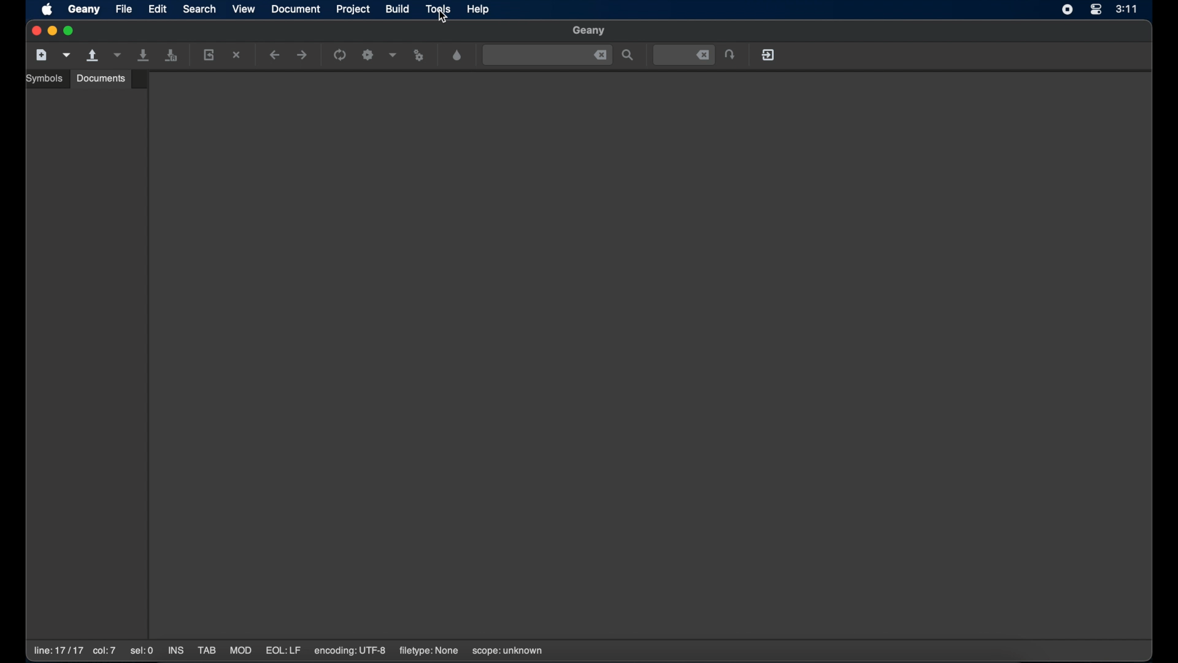 This screenshot has height=663, width=1178. What do you see at coordinates (93, 56) in the screenshot?
I see `open an existing file` at bounding box center [93, 56].